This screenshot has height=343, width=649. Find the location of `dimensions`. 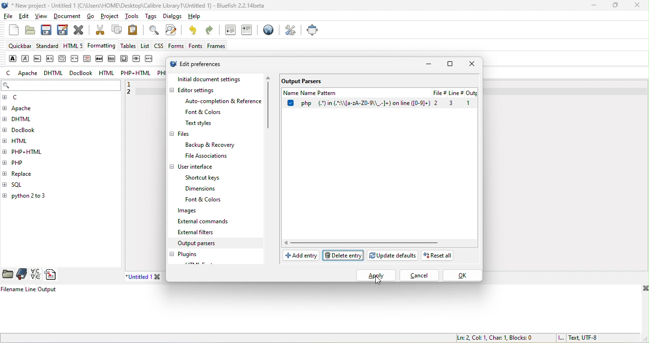

dimensions is located at coordinates (202, 189).